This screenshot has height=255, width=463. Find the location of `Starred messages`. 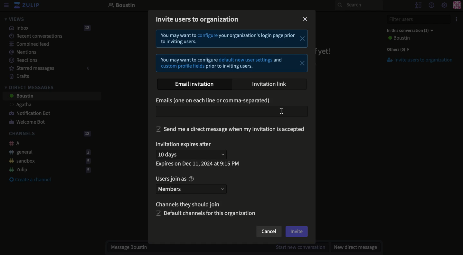

Starred messages is located at coordinates (48, 68).